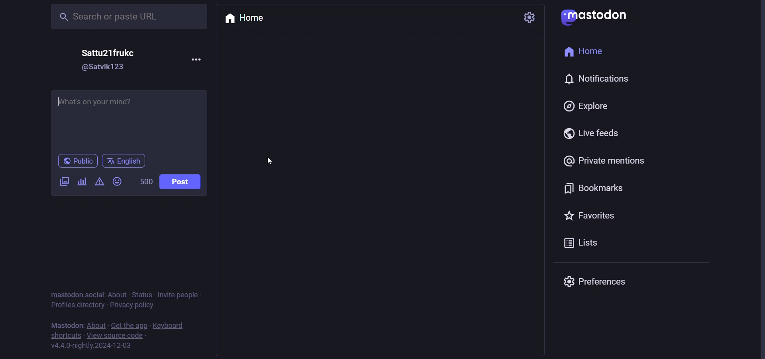 This screenshot has width=765, height=359. What do you see at coordinates (196, 60) in the screenshot?
I see `more` at bounding box center [196, 60].